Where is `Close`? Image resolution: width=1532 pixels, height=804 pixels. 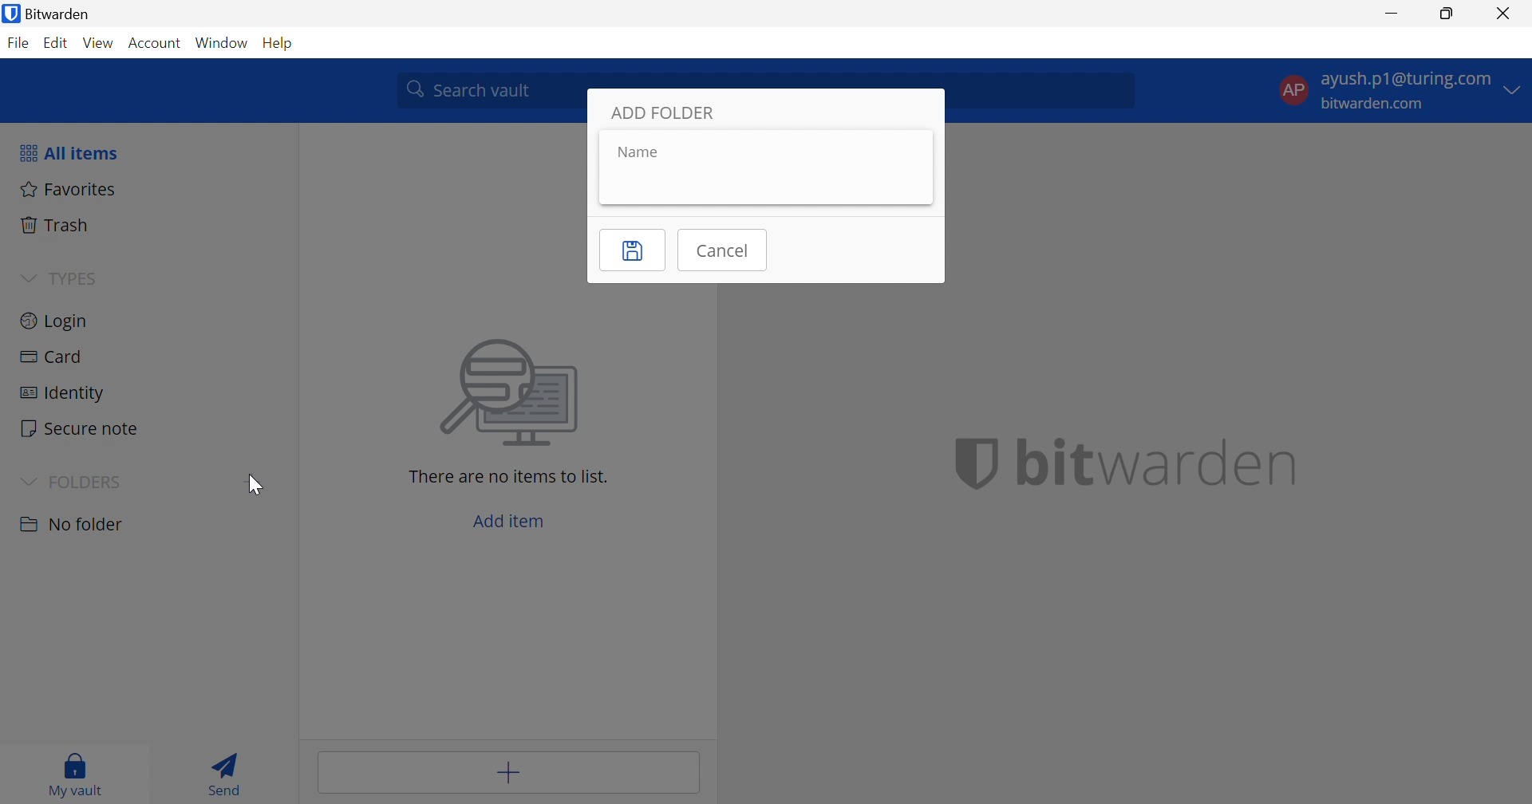
Close is located at coordinates (1502, 14).